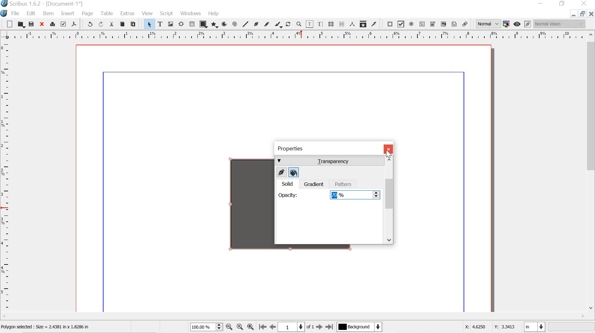  Describe the element at coordinates (563, 4) in the screenshot. I see `restore down` at that location.